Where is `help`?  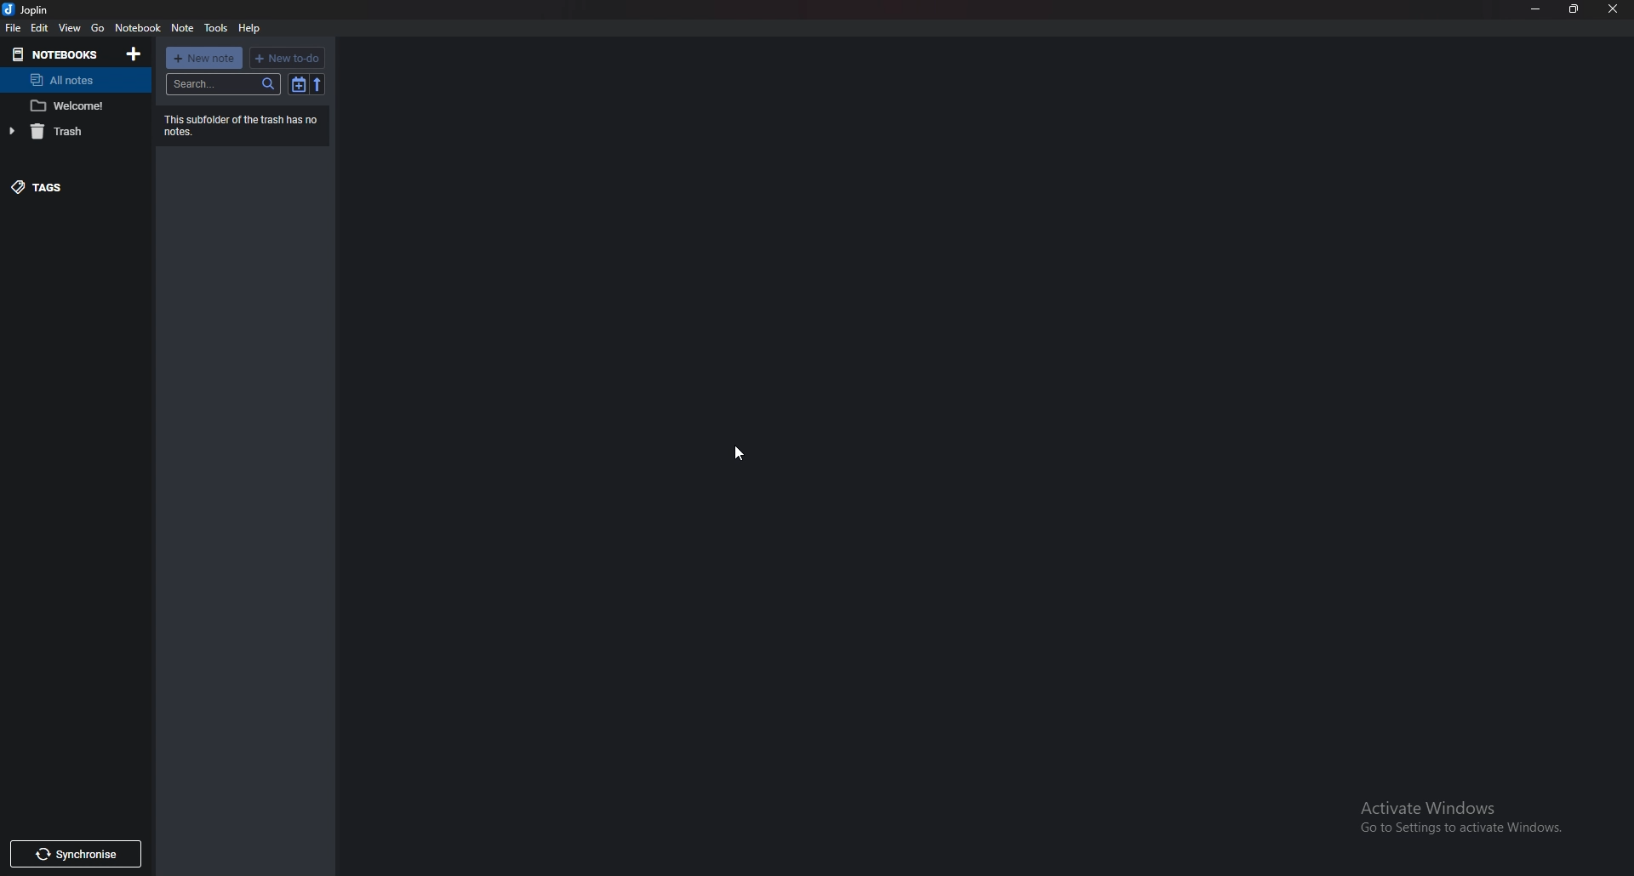 help is located at coordinates (250, 28).